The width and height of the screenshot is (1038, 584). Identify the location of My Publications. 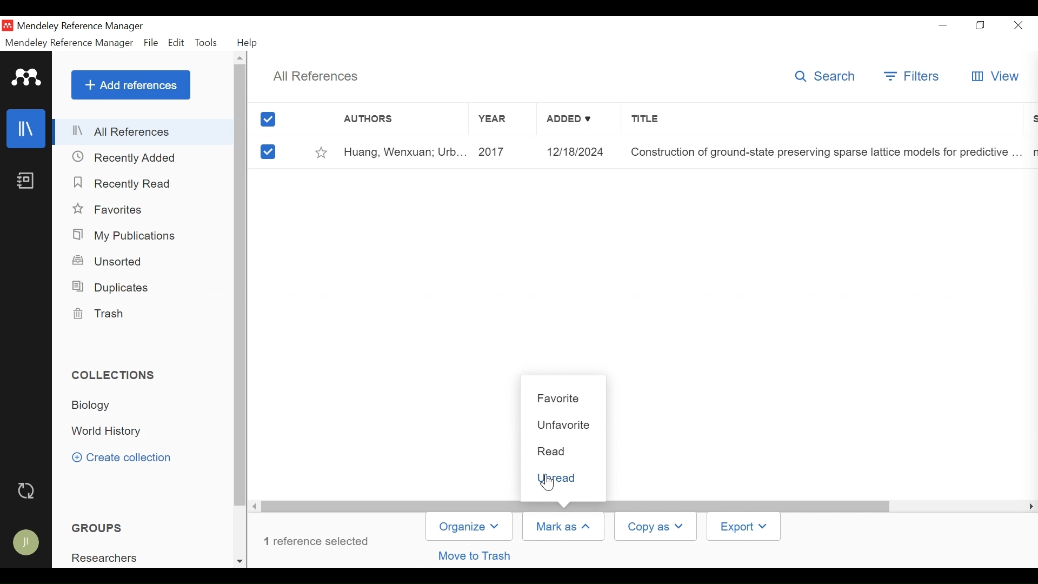
(127, 236).